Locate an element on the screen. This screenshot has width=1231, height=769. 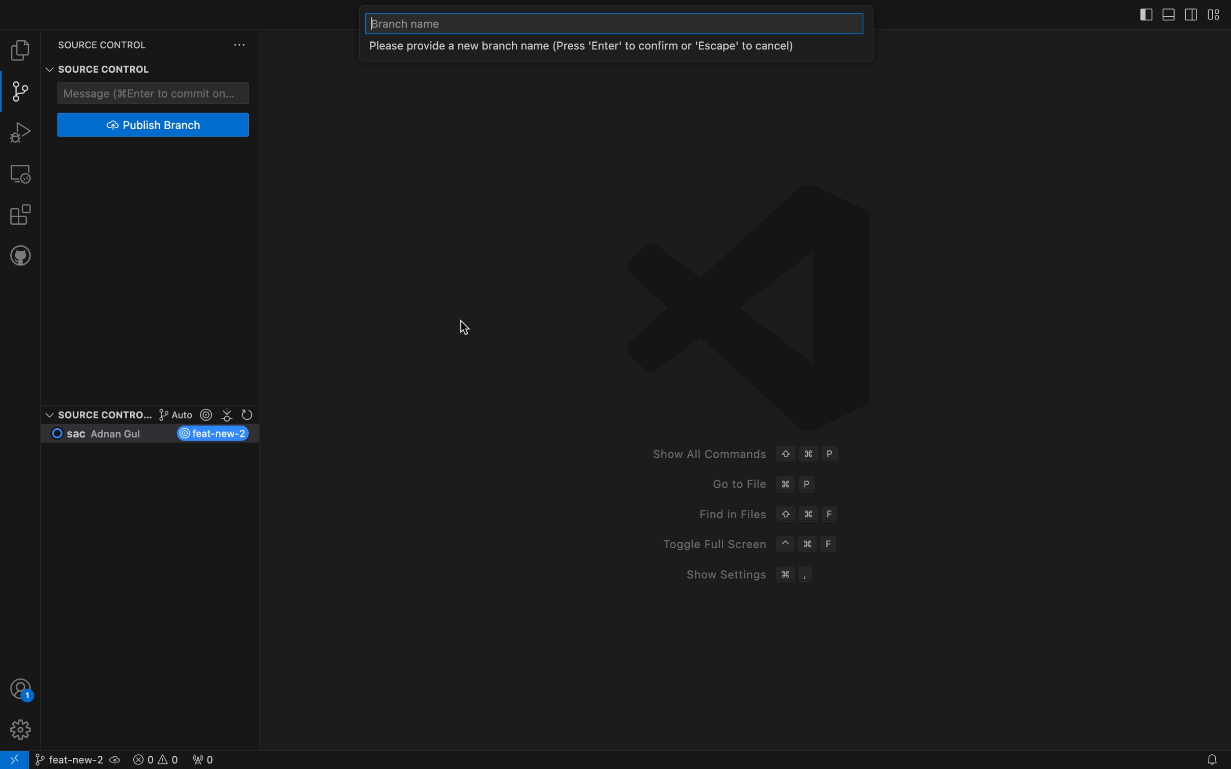
, is located at coordinates (807, 574).